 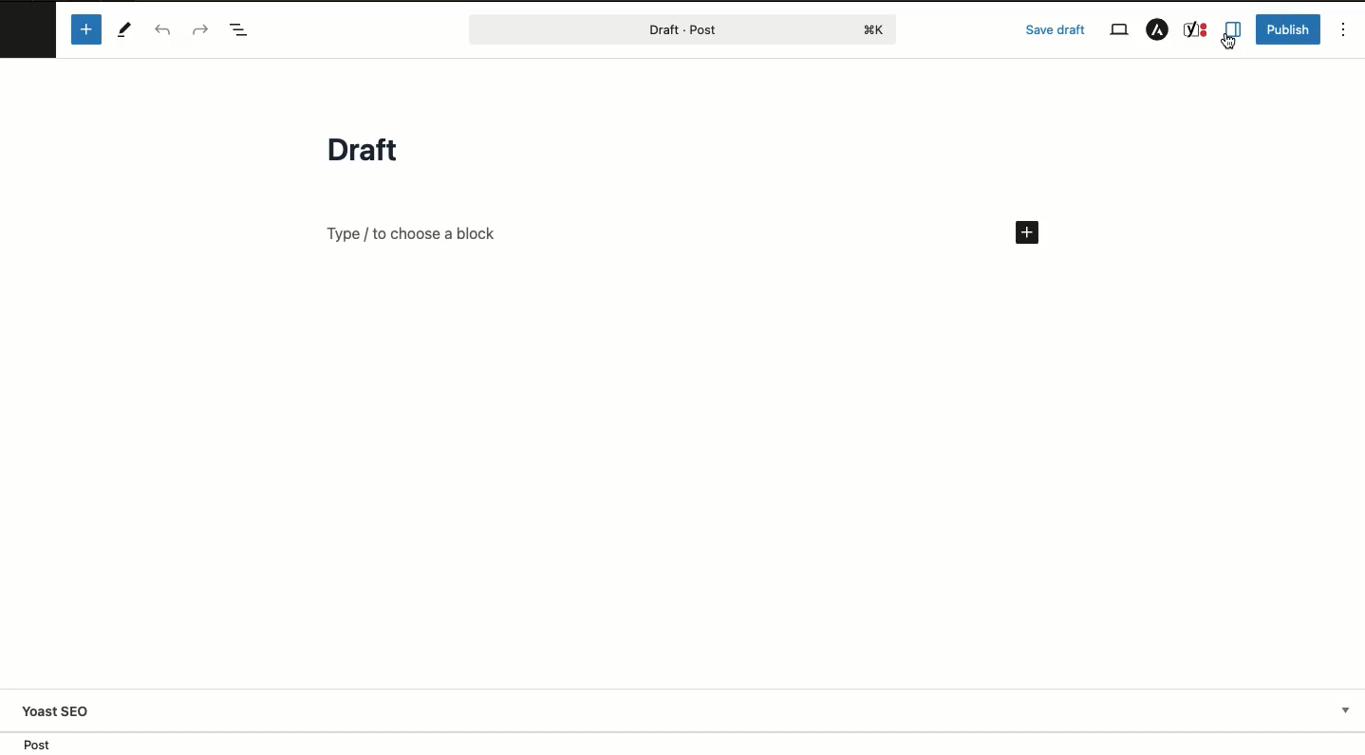 What do you see at coordinates (244, 29) in the screenshot?
I see `Doc overview ` at bounding box center [244, 29].